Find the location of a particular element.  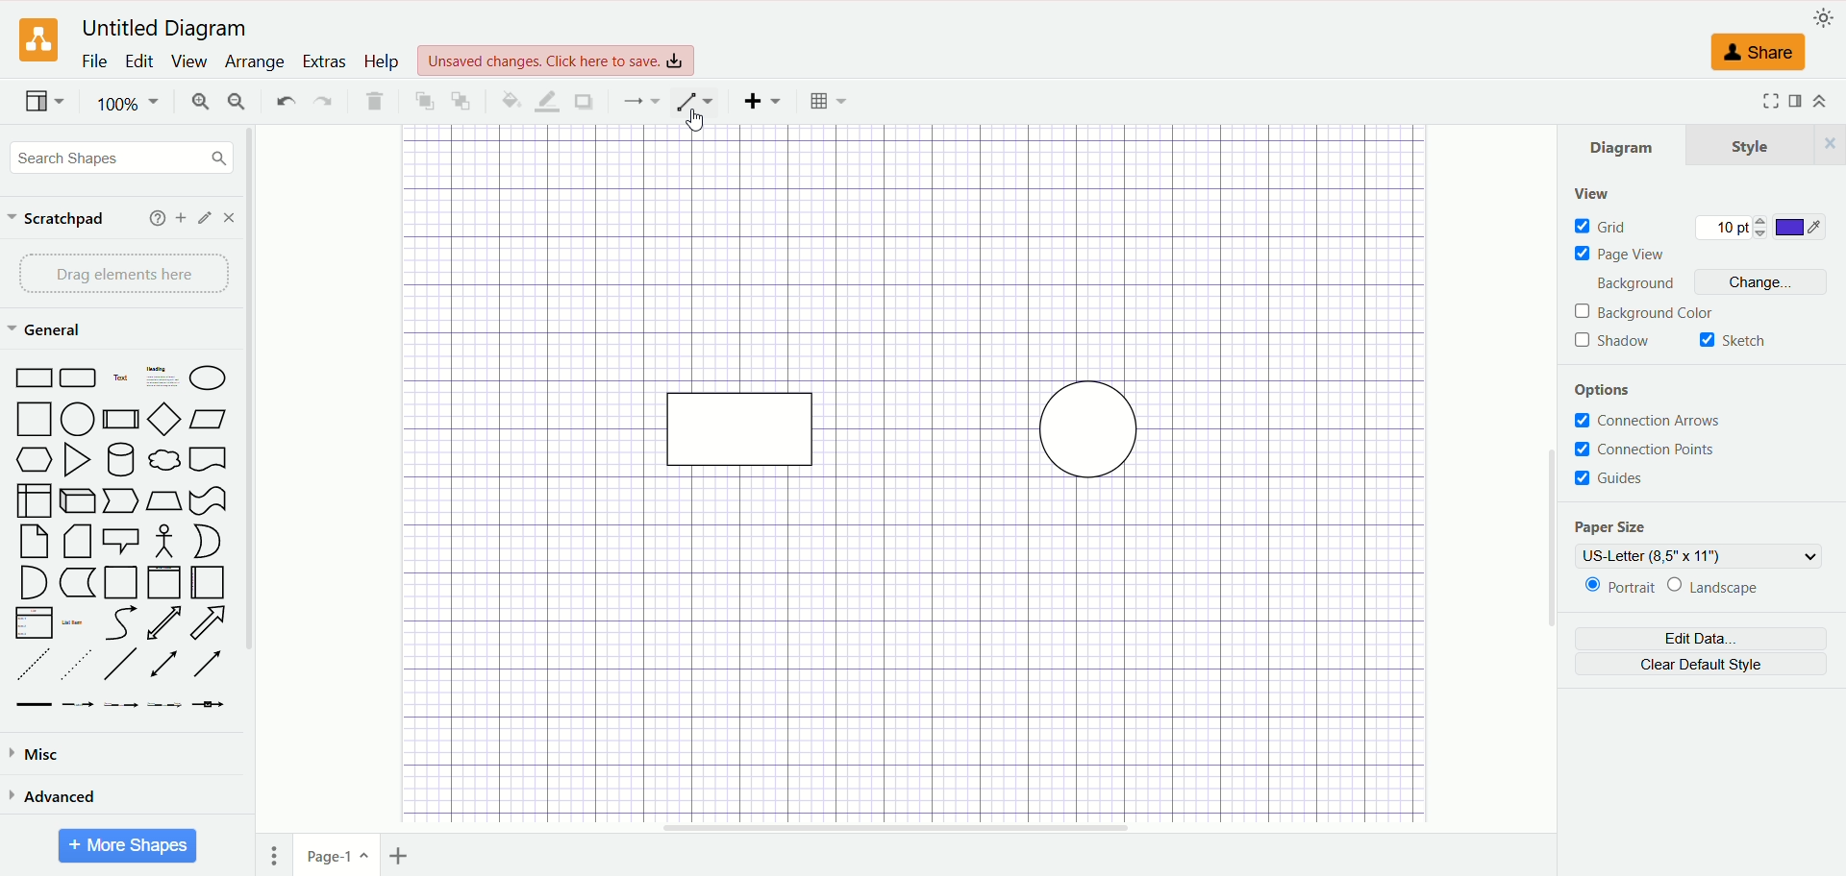

vertical scroll bar is located at coordinates (1537, 472).